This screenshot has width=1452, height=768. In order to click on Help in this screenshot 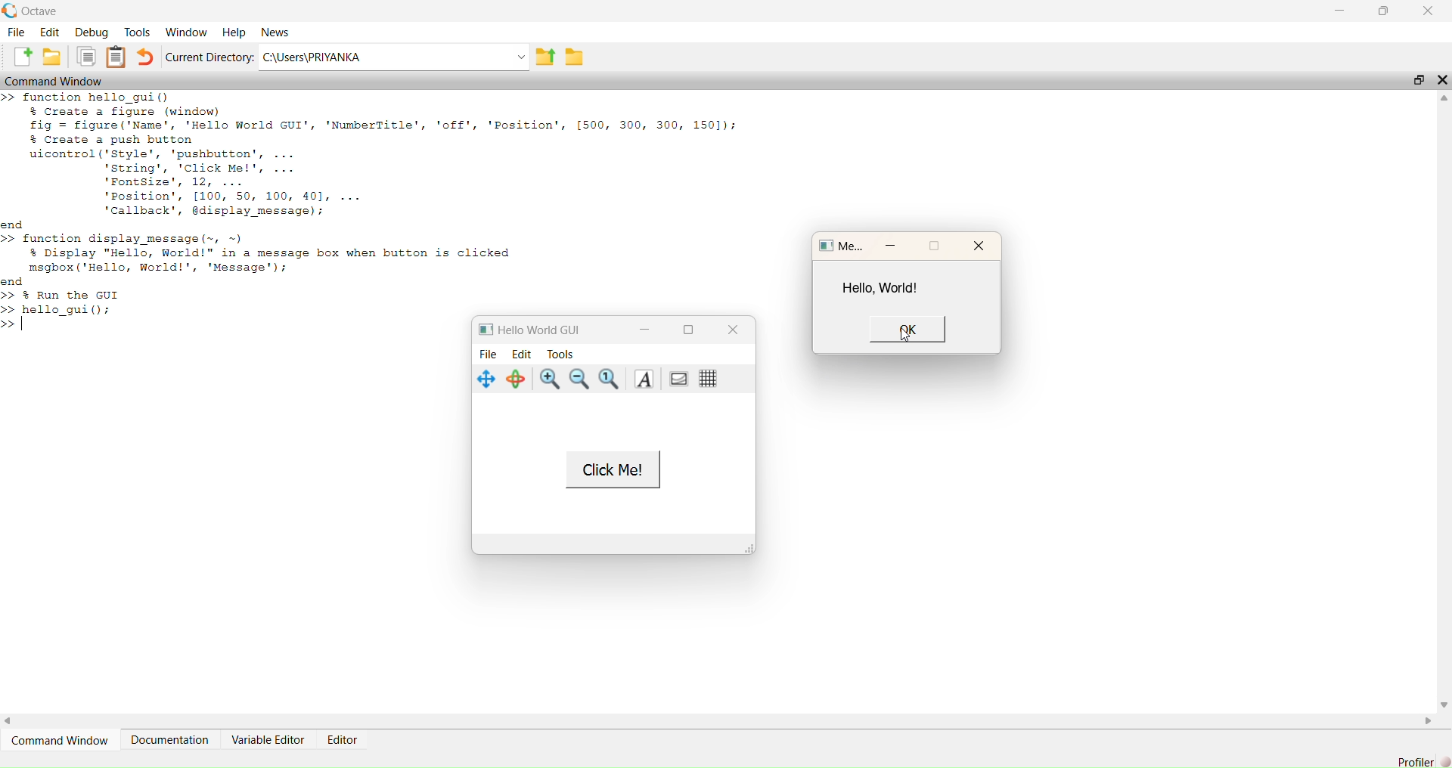, I will do `click(233, 29)`.